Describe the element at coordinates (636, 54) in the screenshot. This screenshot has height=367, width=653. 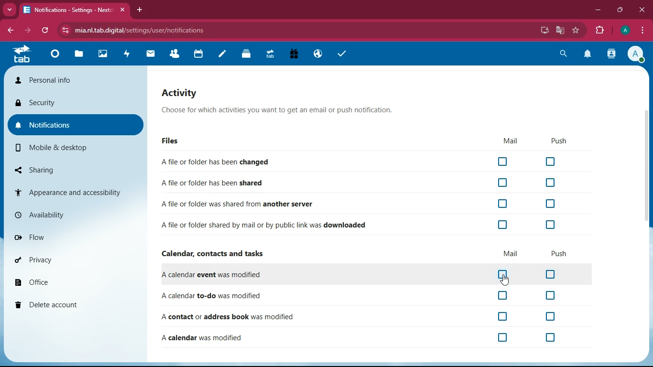
I see `profile` at that location.